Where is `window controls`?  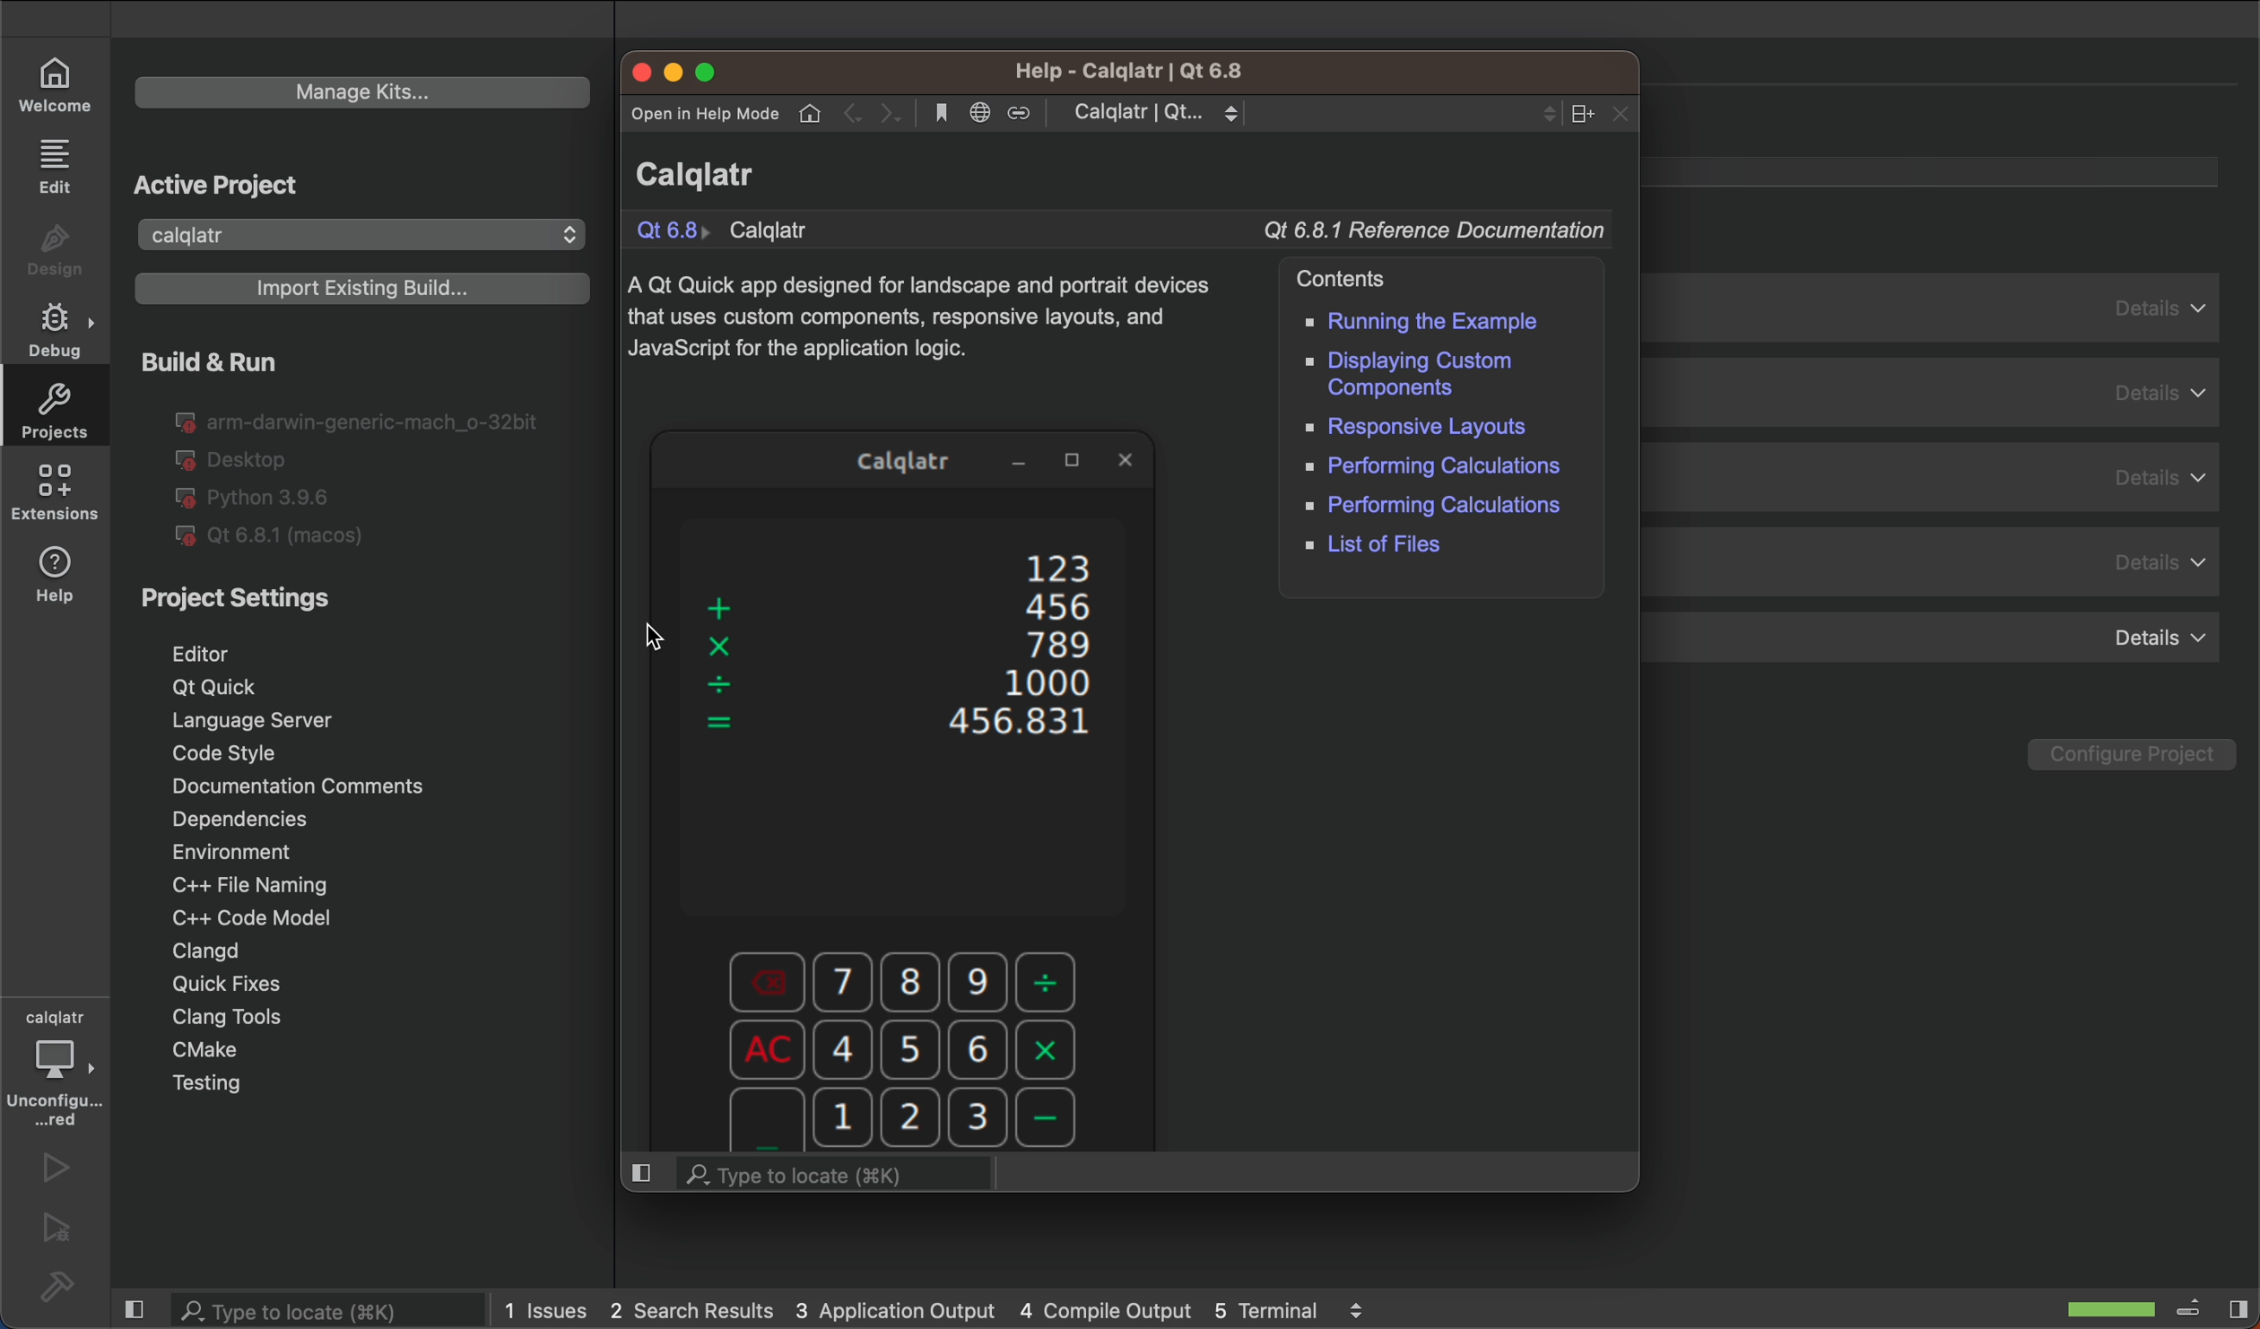
window controls is located at coordinates (684, 71).